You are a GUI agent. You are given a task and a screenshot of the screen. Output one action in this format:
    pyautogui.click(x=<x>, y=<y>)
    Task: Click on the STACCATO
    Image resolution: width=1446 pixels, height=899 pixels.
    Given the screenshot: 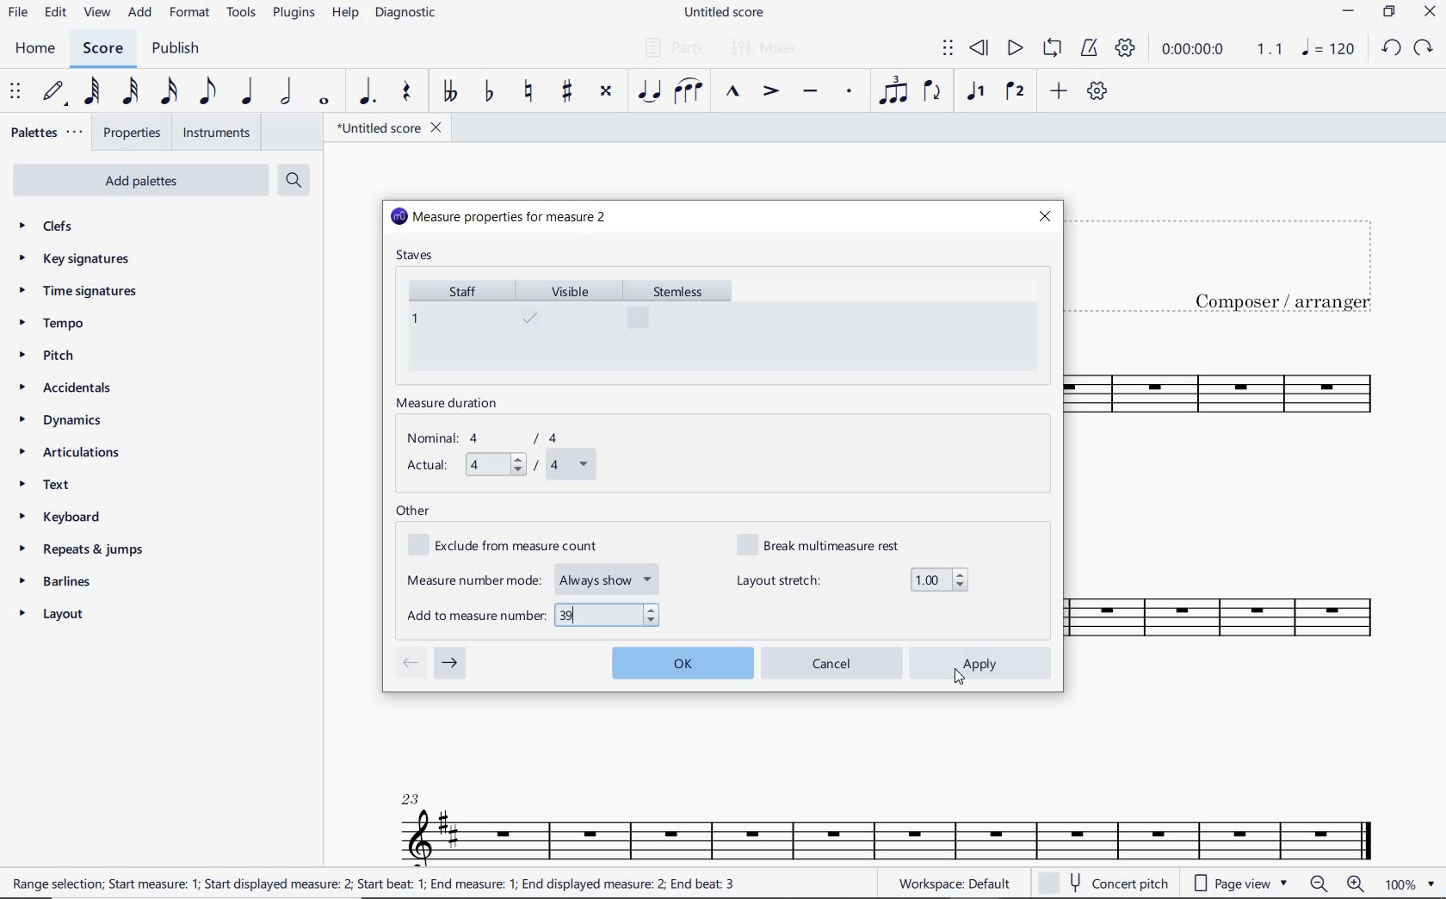 What is the action you would take?
    pyautogui.click(x=849, y=92)
    